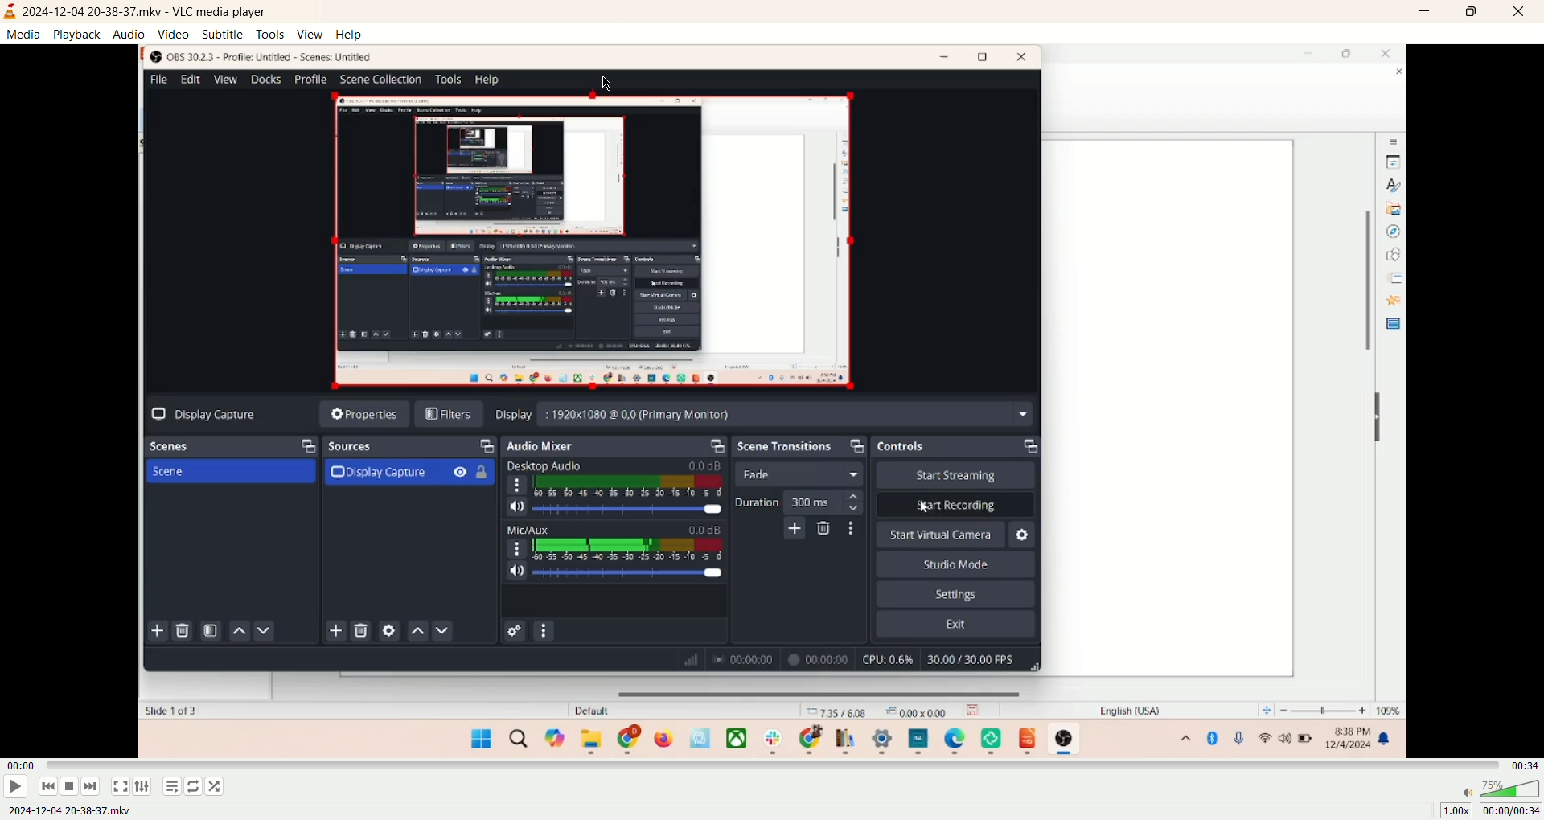  What do you see at coordinates (78, 34) in the screenshot?
I see `playback` at bounding box center [78, 34].